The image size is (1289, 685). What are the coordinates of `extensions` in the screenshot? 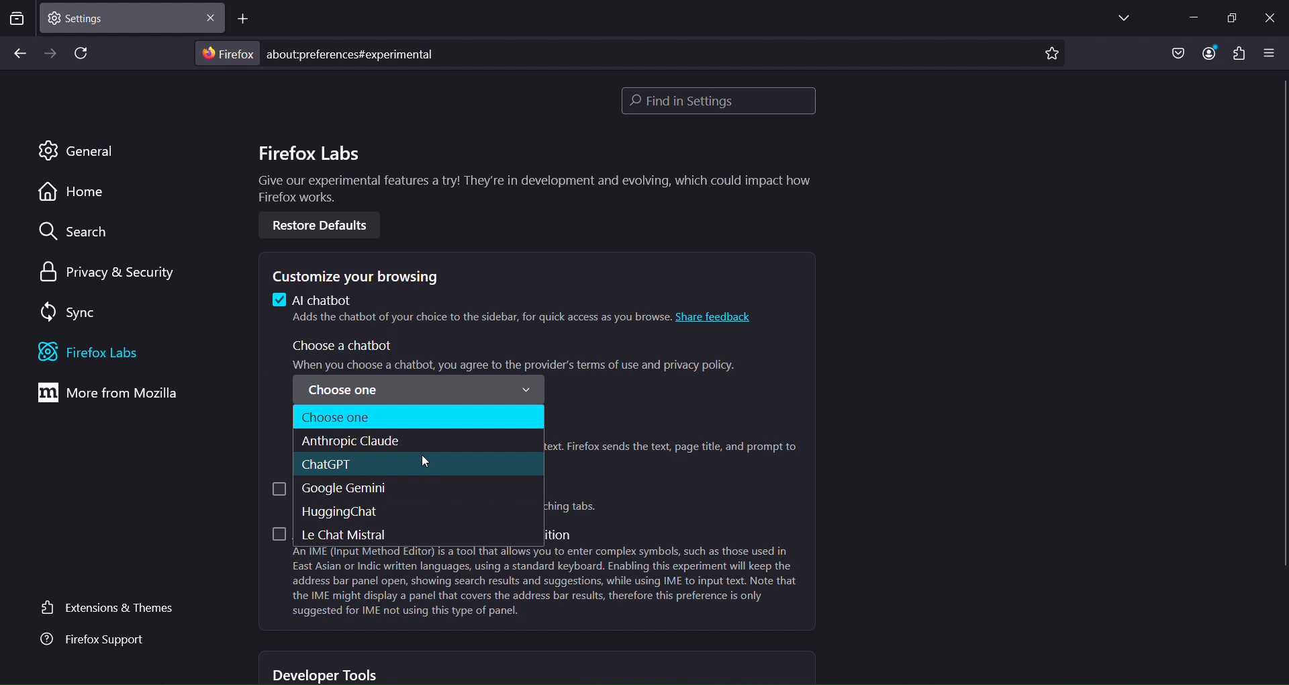 It's located at (1239, 55).